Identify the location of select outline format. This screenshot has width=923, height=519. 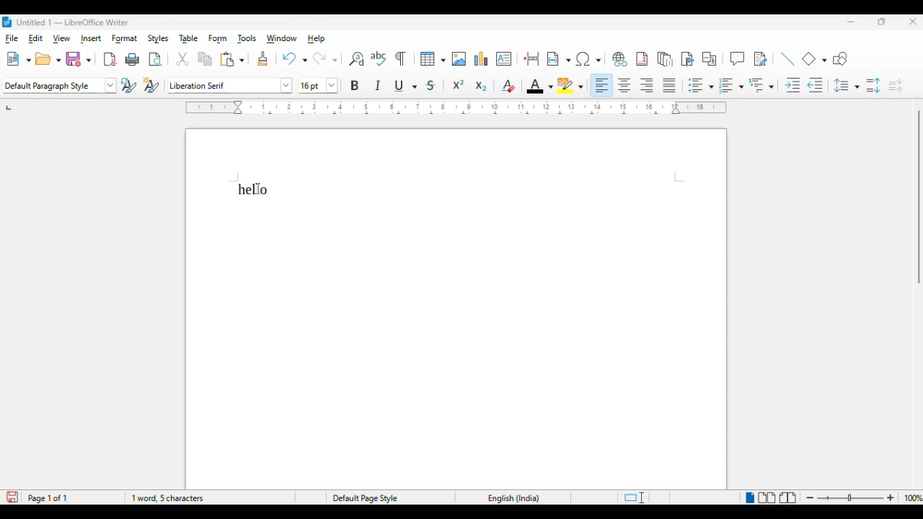
(761, 85).